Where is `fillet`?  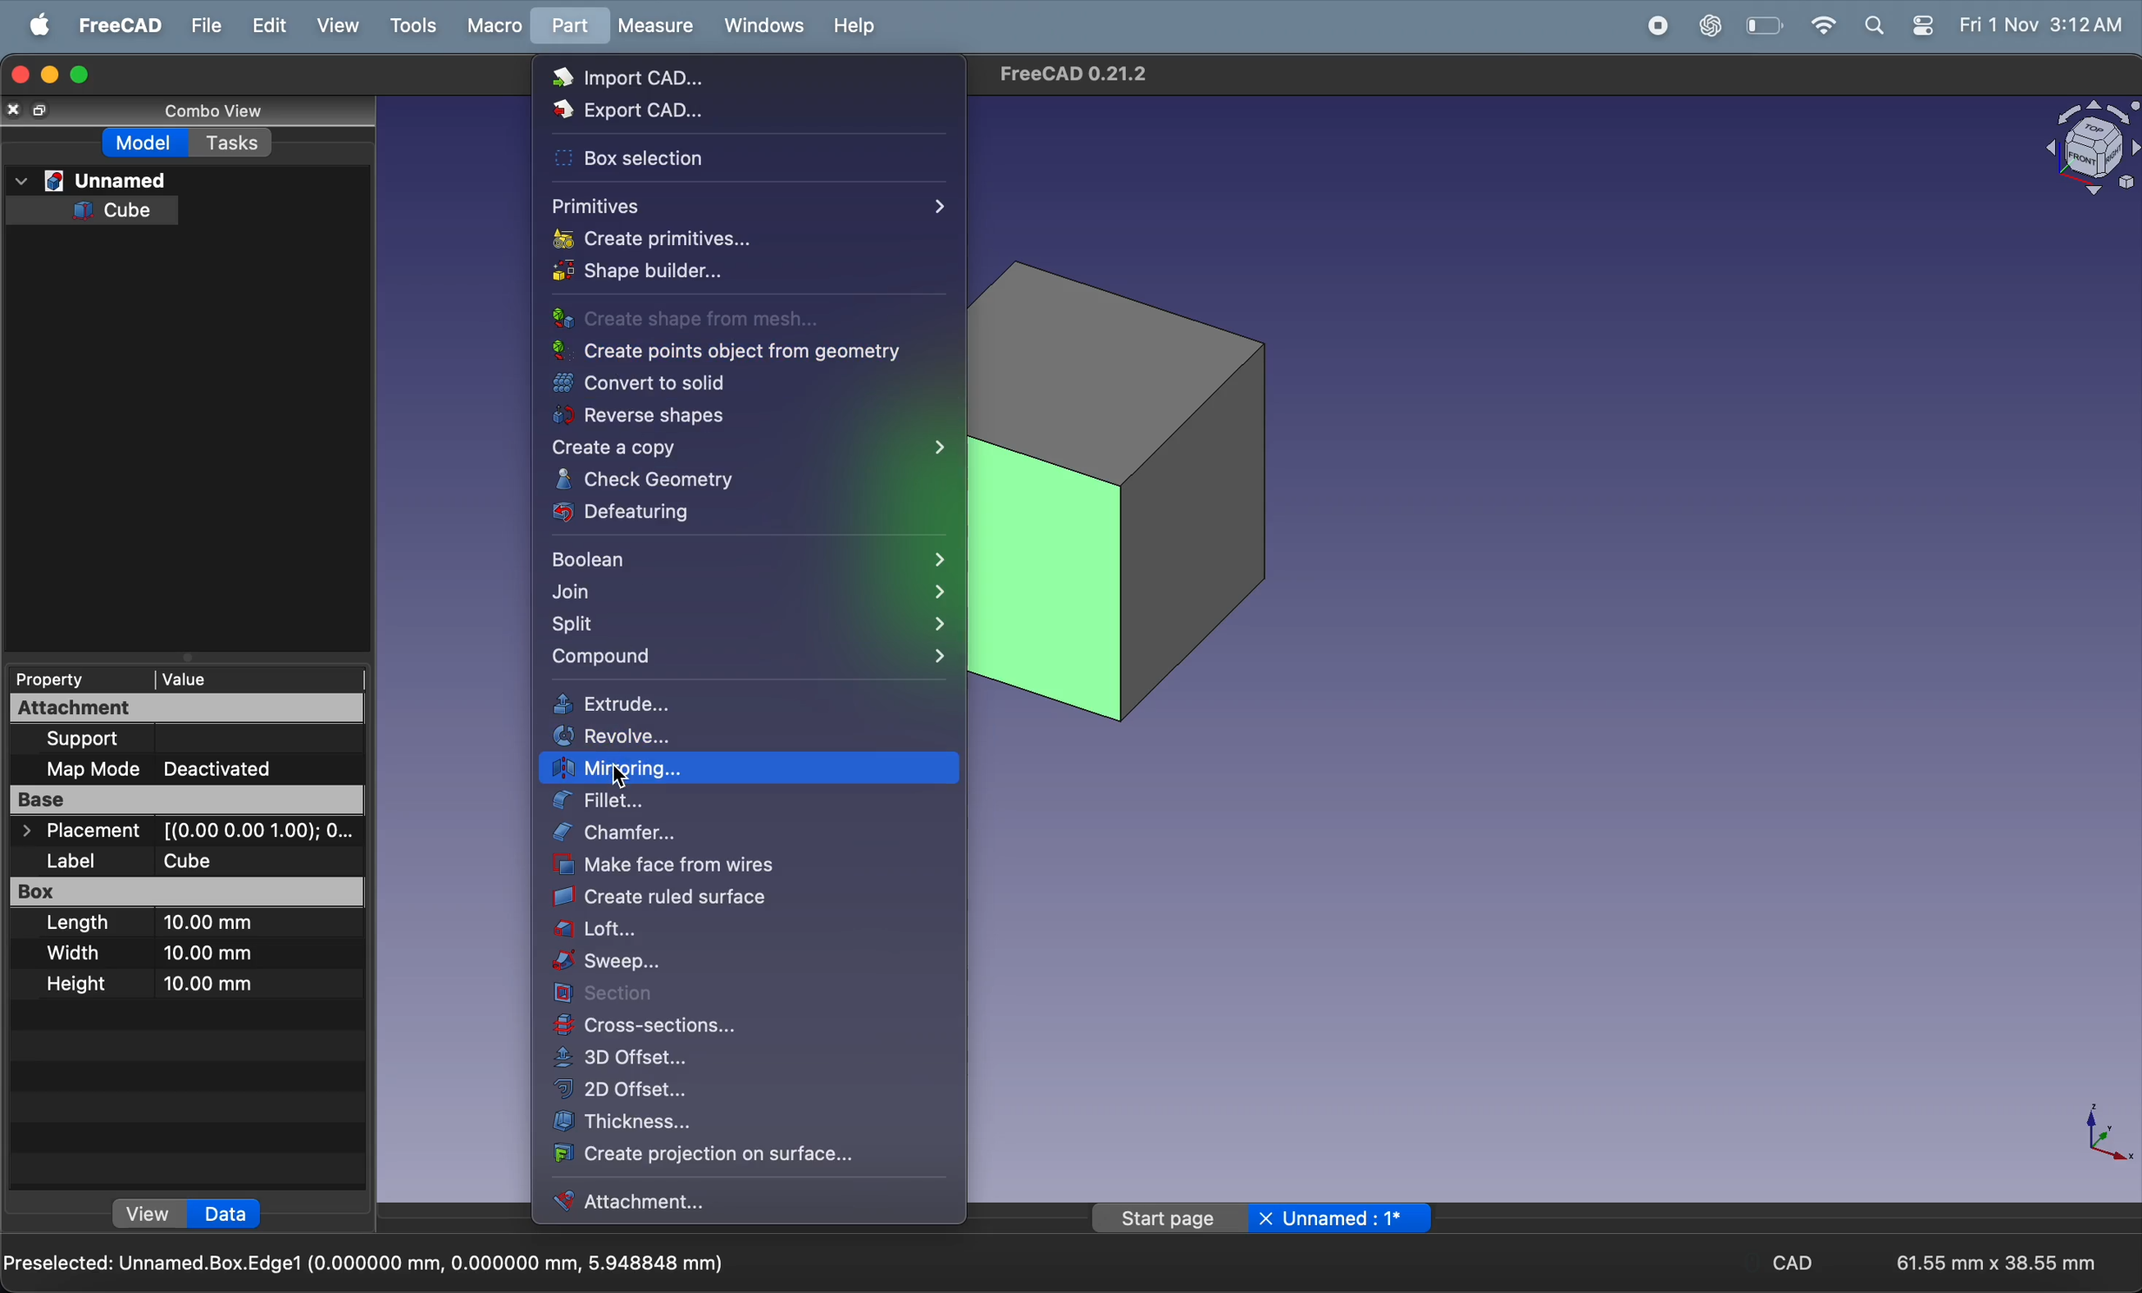 fillet is located at coordinates (755, 804).